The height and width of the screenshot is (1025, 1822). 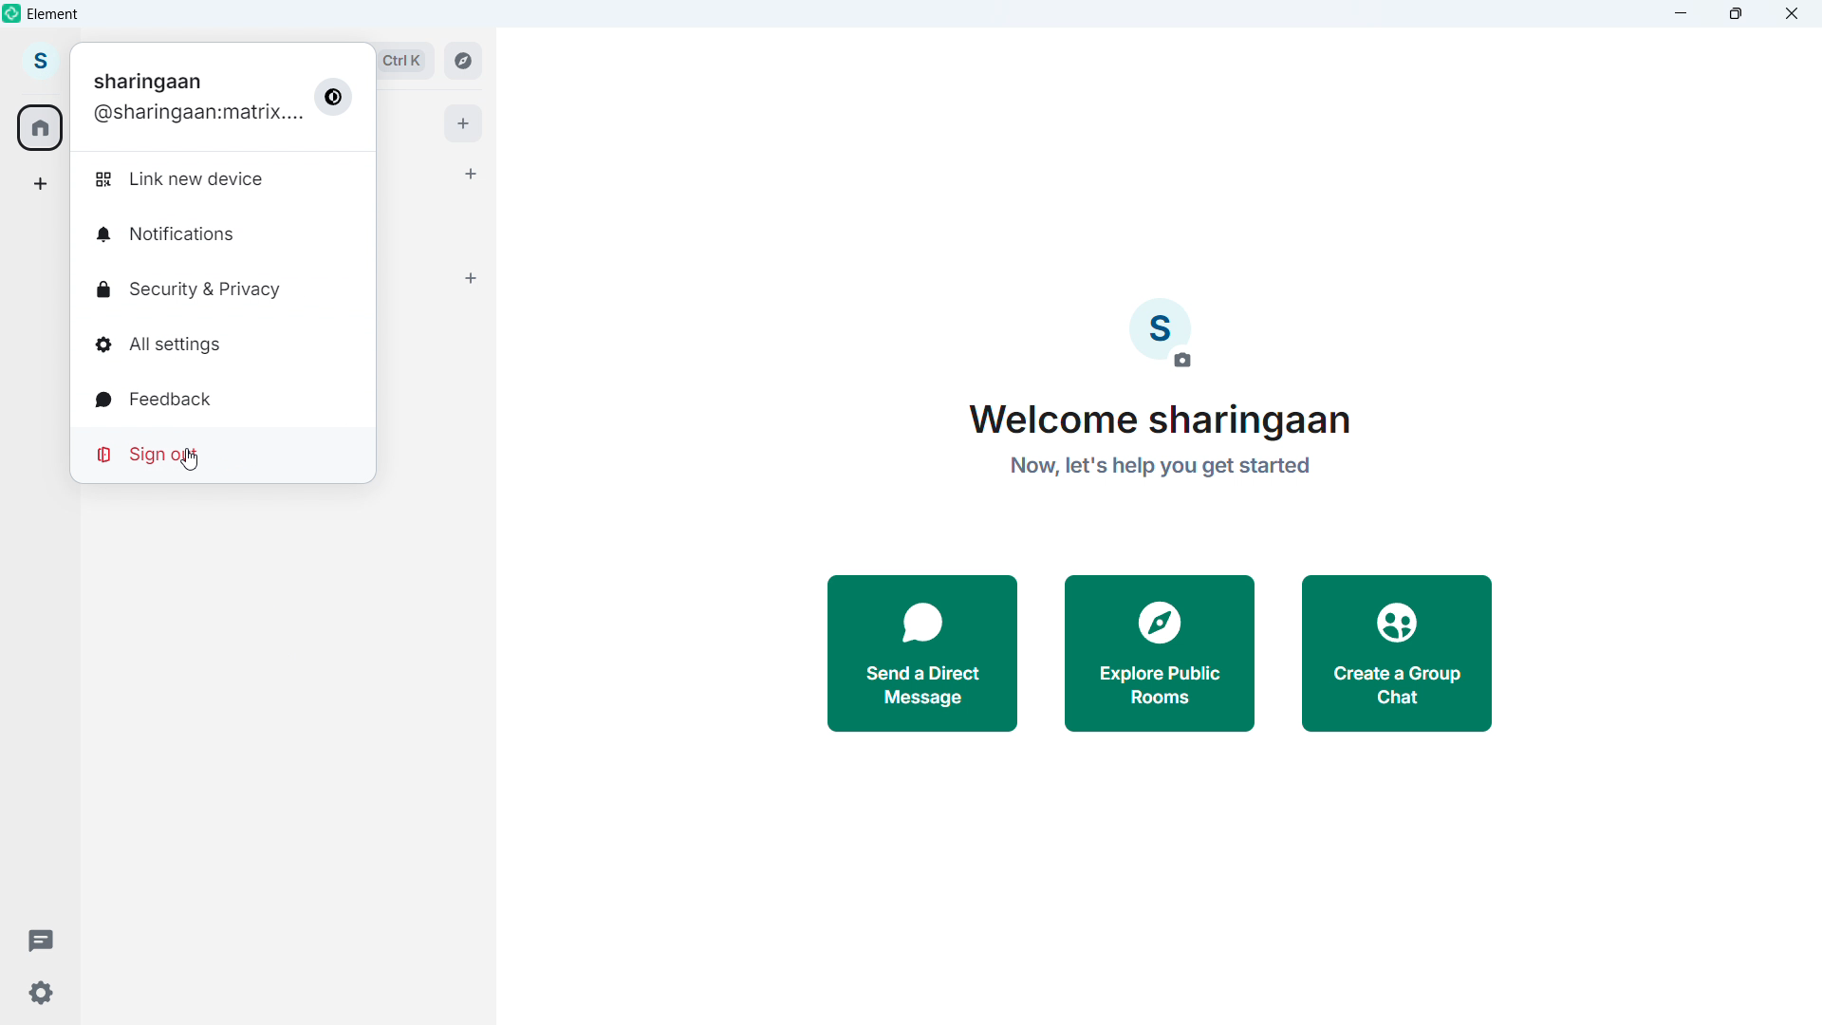 What do you see at coordinates (39, 994) in the screenshot?
I see `Settings ` at bounding box center [39, 994].